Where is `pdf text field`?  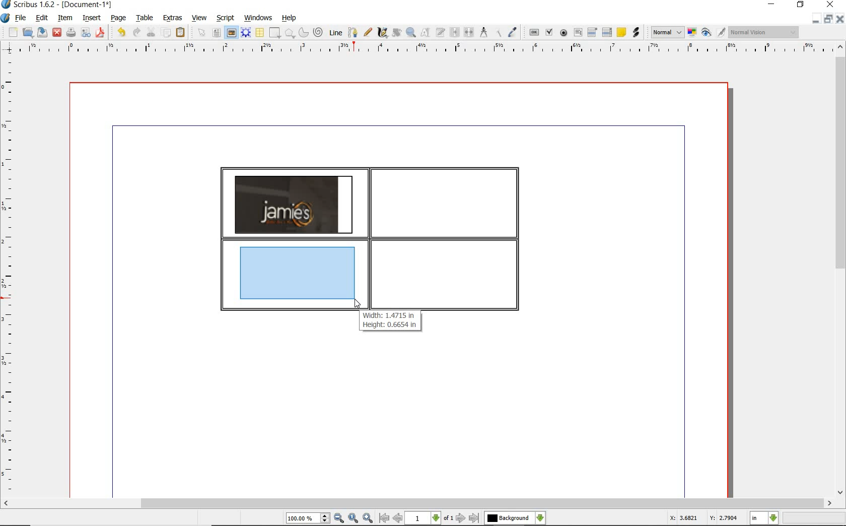 pdf text field is located at coordinates (578, 32).